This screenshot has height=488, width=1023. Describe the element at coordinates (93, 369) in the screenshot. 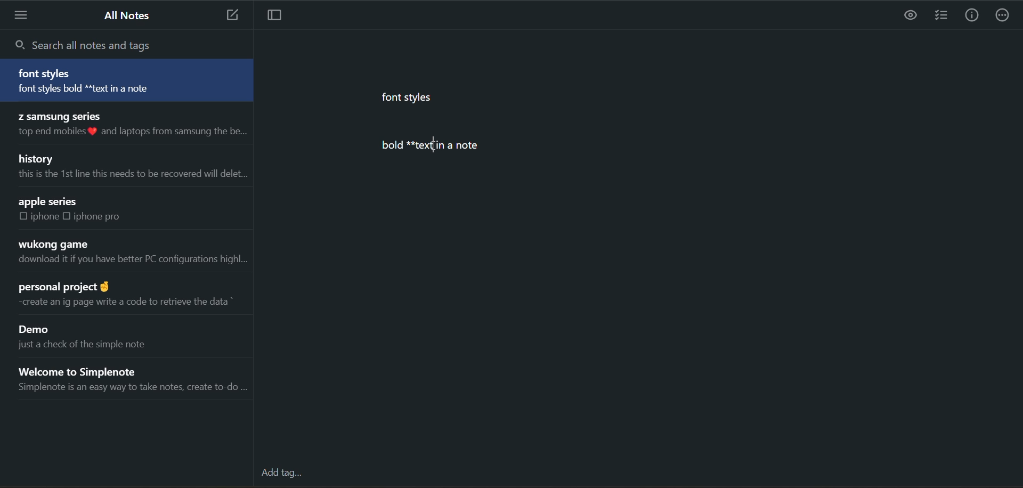

I see `Welcome to Simplenote` at that location.